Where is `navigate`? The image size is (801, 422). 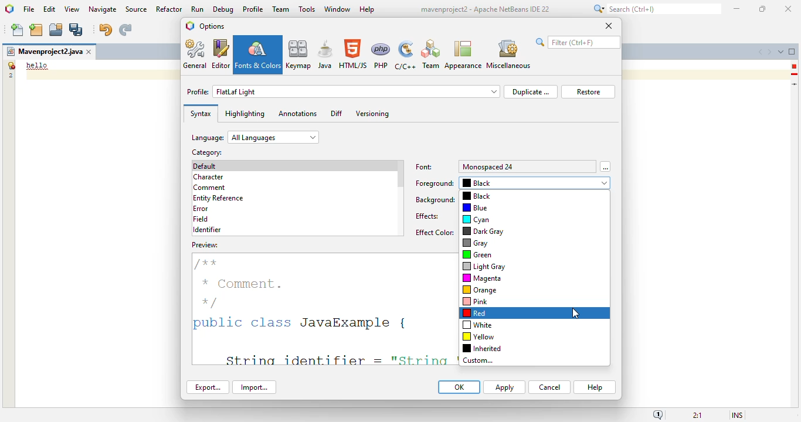
navigate is located at coordinates (103, 9).